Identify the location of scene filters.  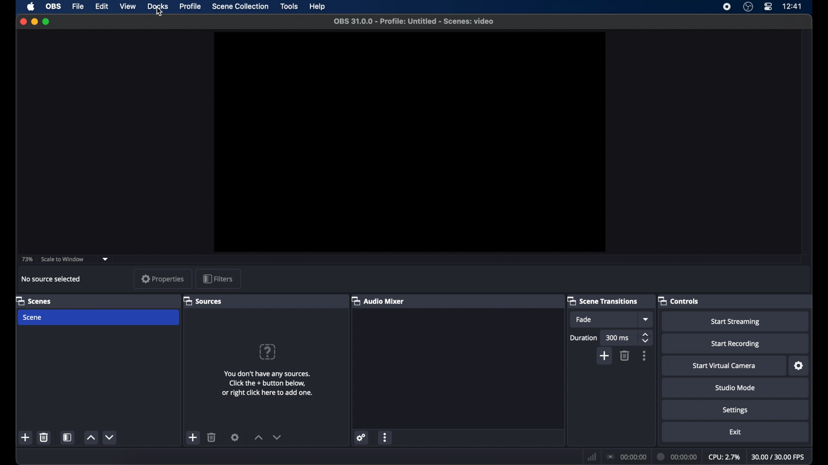
(68, 437).